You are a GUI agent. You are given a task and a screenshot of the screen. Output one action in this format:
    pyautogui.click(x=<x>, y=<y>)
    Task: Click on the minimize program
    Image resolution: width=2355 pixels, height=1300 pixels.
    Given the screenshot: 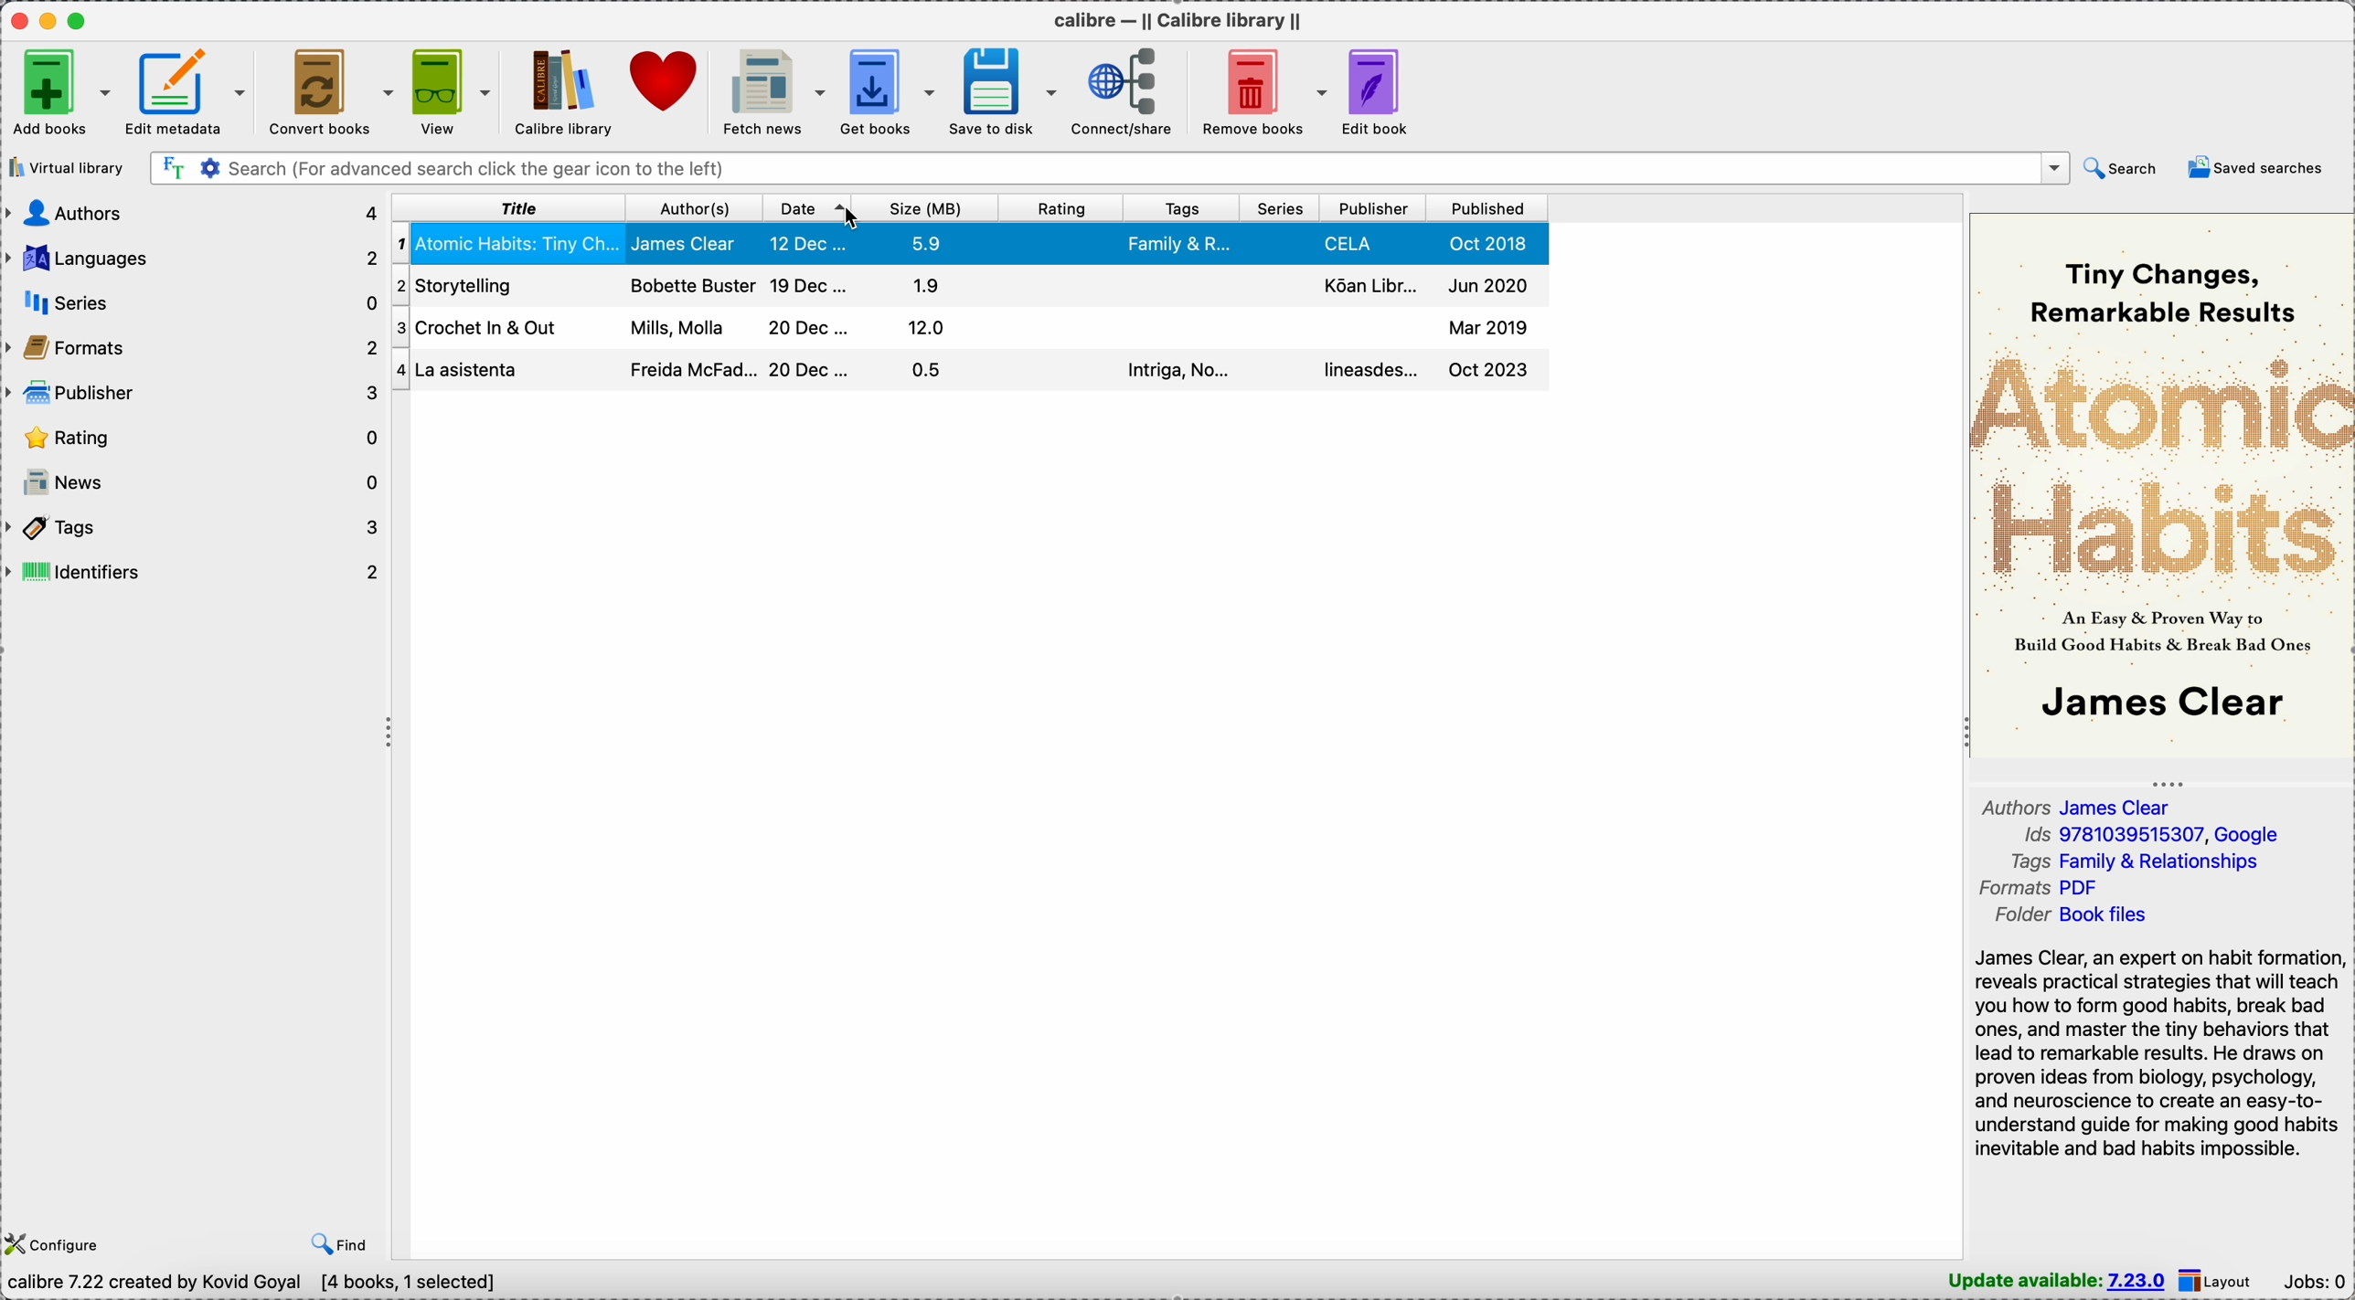 What is the action you would take?
    pyautogui.click(x=51, y=19)
    